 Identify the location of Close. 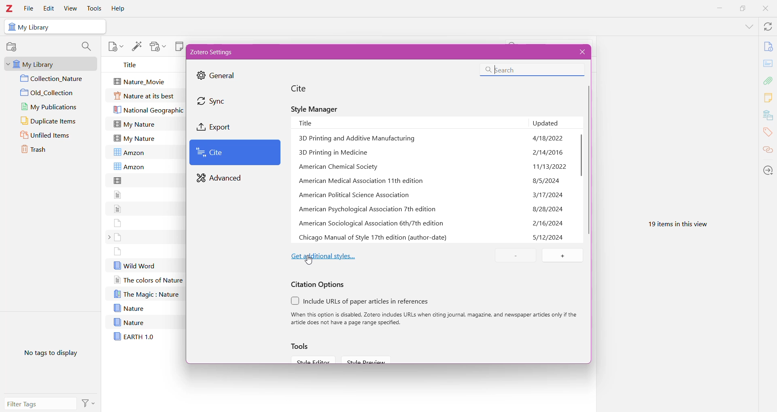
(581, 52).